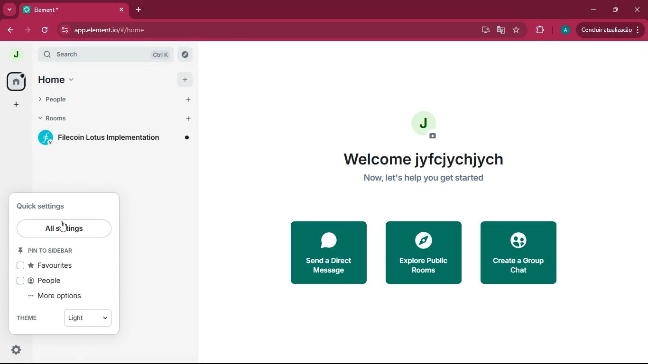  What do you see at coordinates (116, 137) in the screenshot?
I see `Filecoin Lotus Implementation` at bounding box center [116, 137].